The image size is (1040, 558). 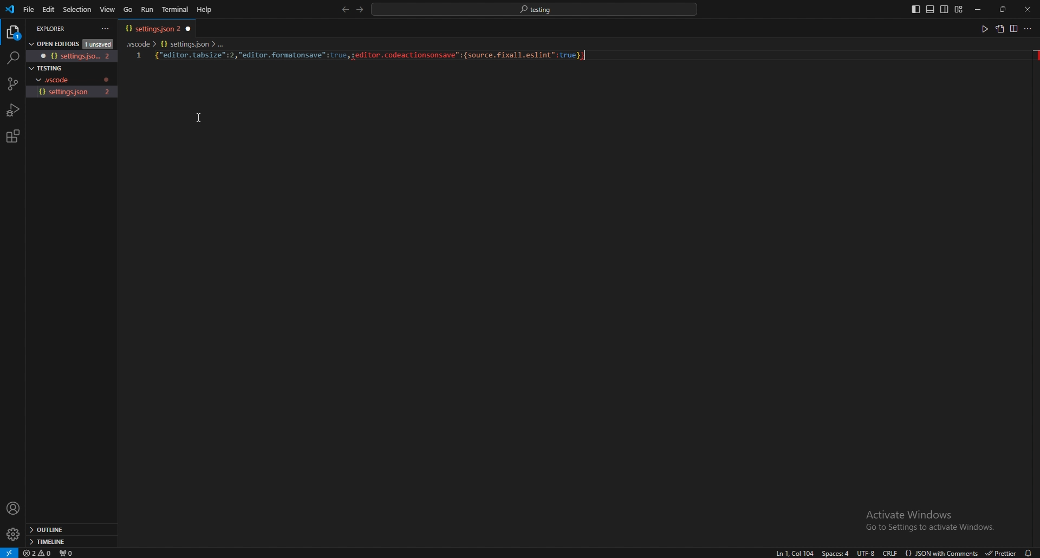 What do you see at coordinates (68, 542) in the screenshot?
I see `timeline` at bounding box center [68, 542].